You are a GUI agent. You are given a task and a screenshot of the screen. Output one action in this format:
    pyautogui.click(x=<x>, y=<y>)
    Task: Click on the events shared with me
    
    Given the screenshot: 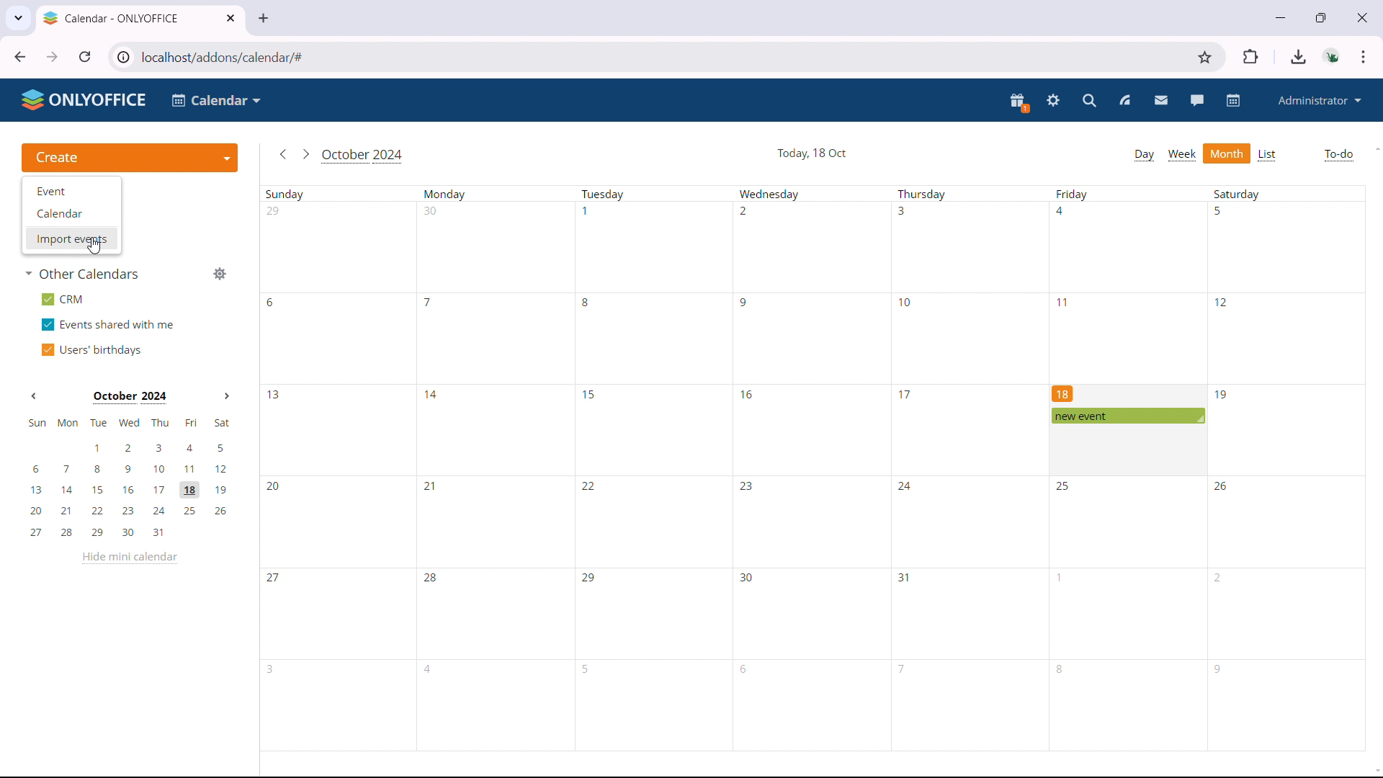 What is the action you would take?
    pyautogui.click(x=109, y=324)
    